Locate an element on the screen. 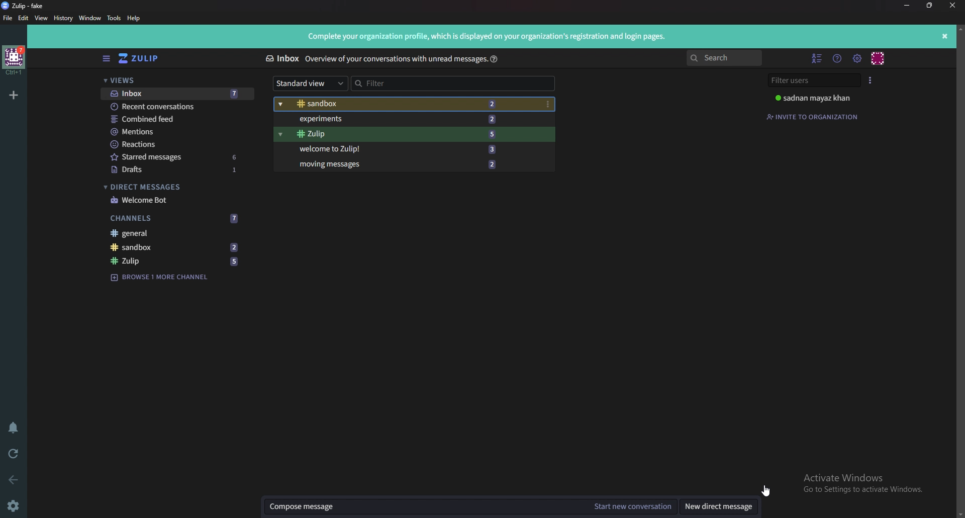 The height and width of the screenshot is (518, 965). Browse channel is located at coordinates (163, 276).